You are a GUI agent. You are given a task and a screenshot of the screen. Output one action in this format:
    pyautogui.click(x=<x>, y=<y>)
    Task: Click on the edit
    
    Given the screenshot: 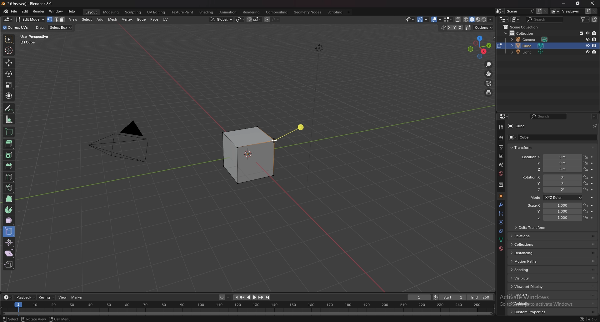 What is the action you would take?
    pyautogui.click(x=25, y=12)
    